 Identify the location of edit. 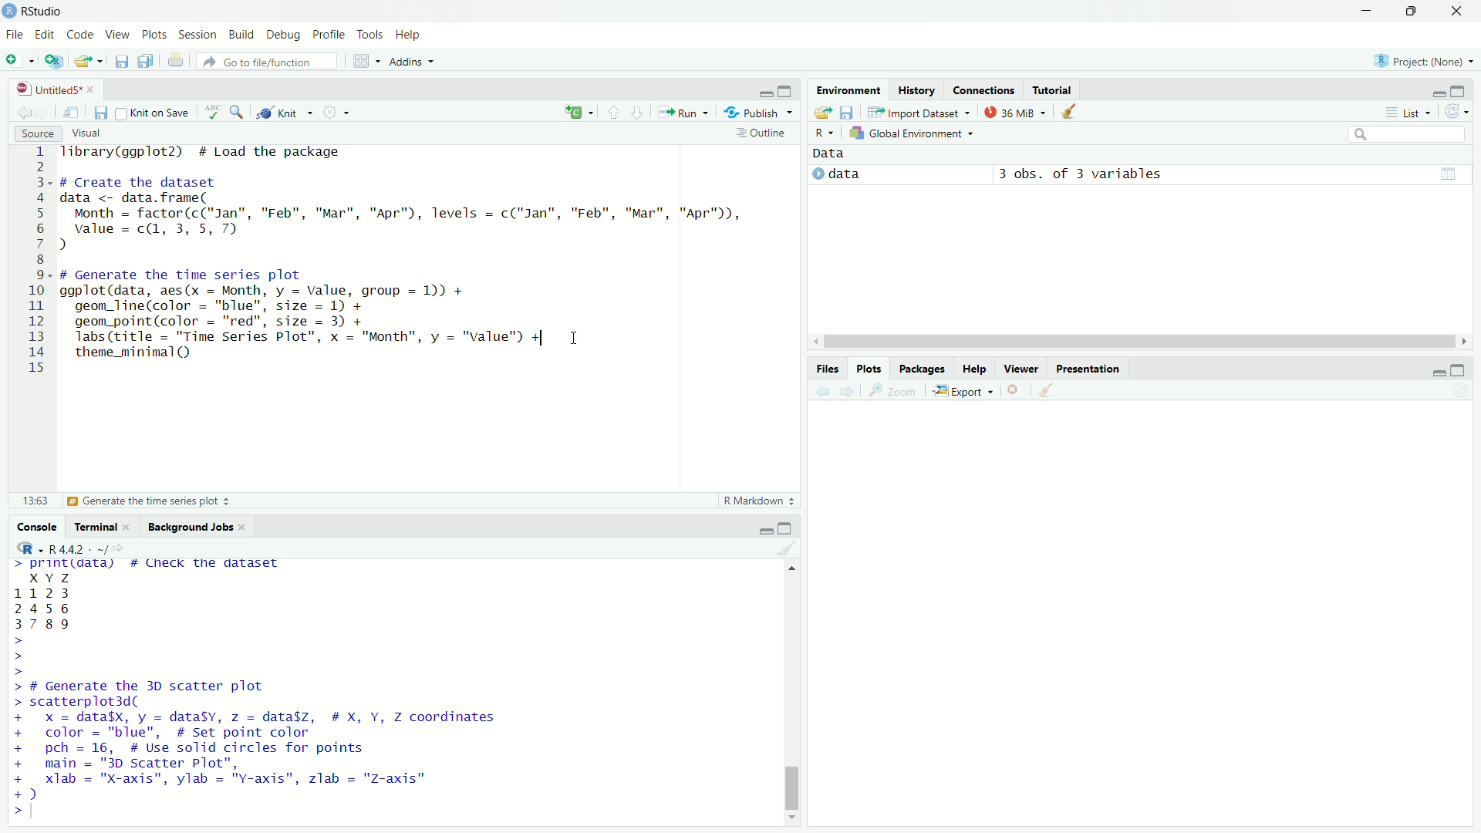
(43, 35).